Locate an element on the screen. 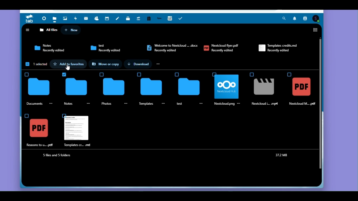 This screenshot has height=201, width=358. Notes is located at coordinates (69, 103).